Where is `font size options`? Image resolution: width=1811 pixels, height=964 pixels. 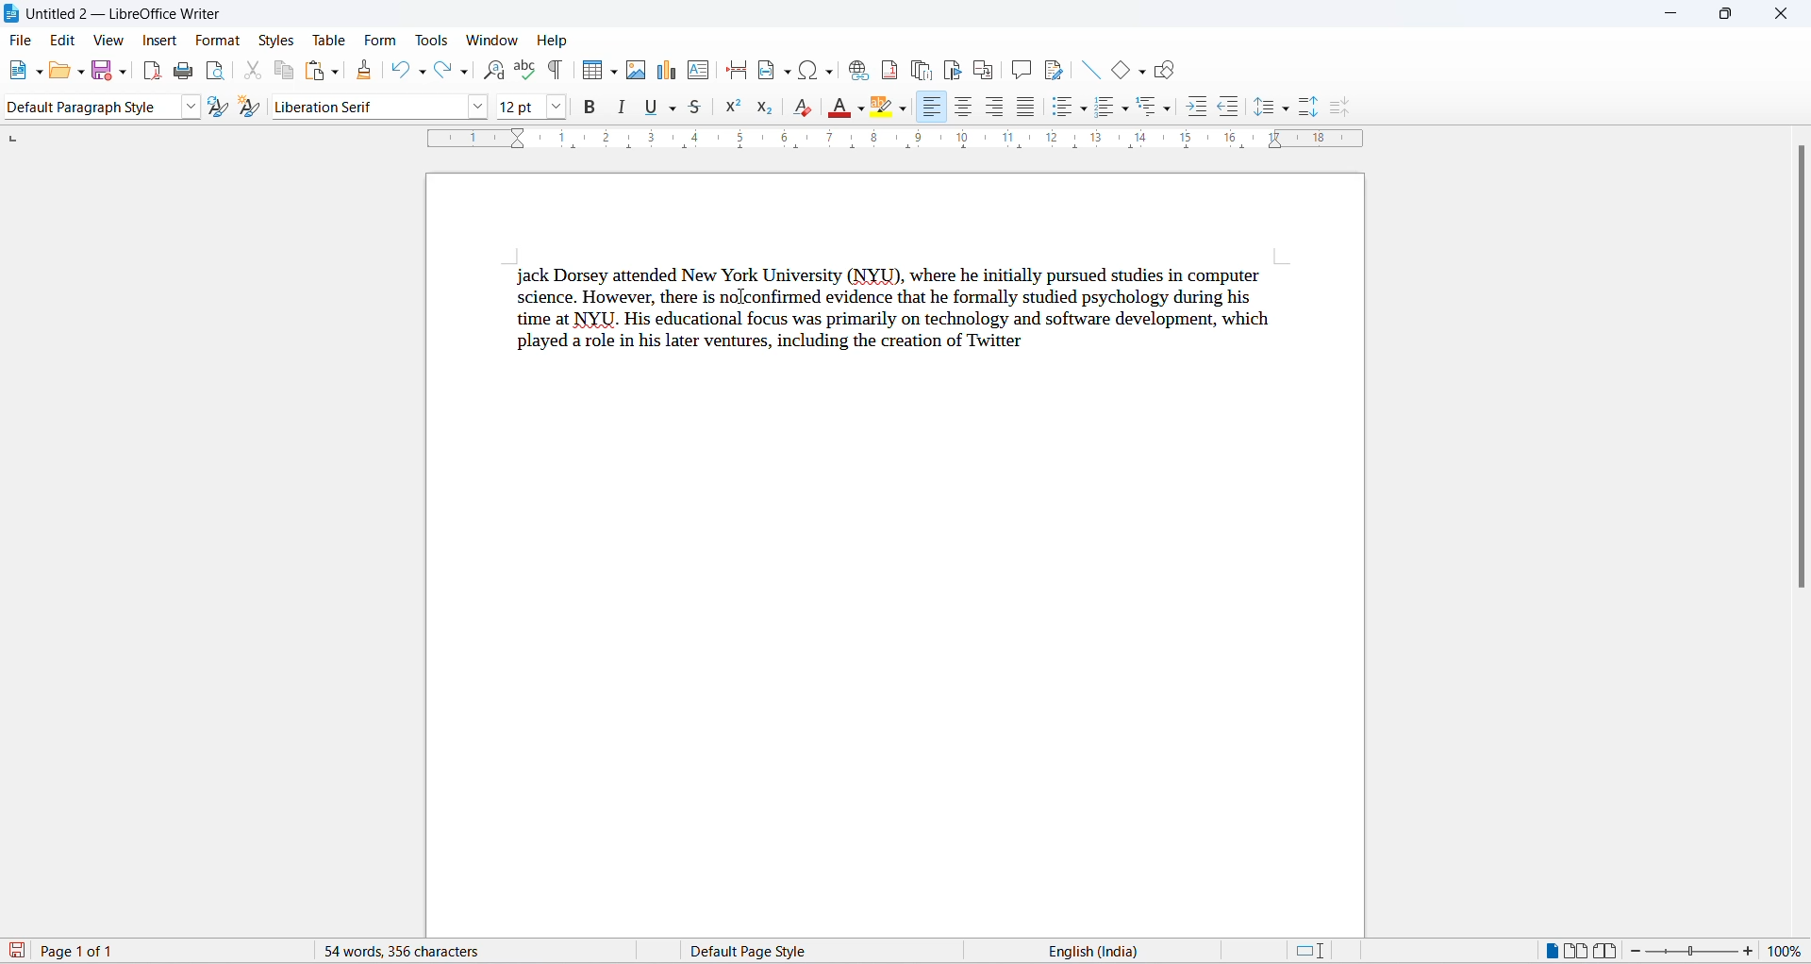 font size options is located at coordinates (555, 108).